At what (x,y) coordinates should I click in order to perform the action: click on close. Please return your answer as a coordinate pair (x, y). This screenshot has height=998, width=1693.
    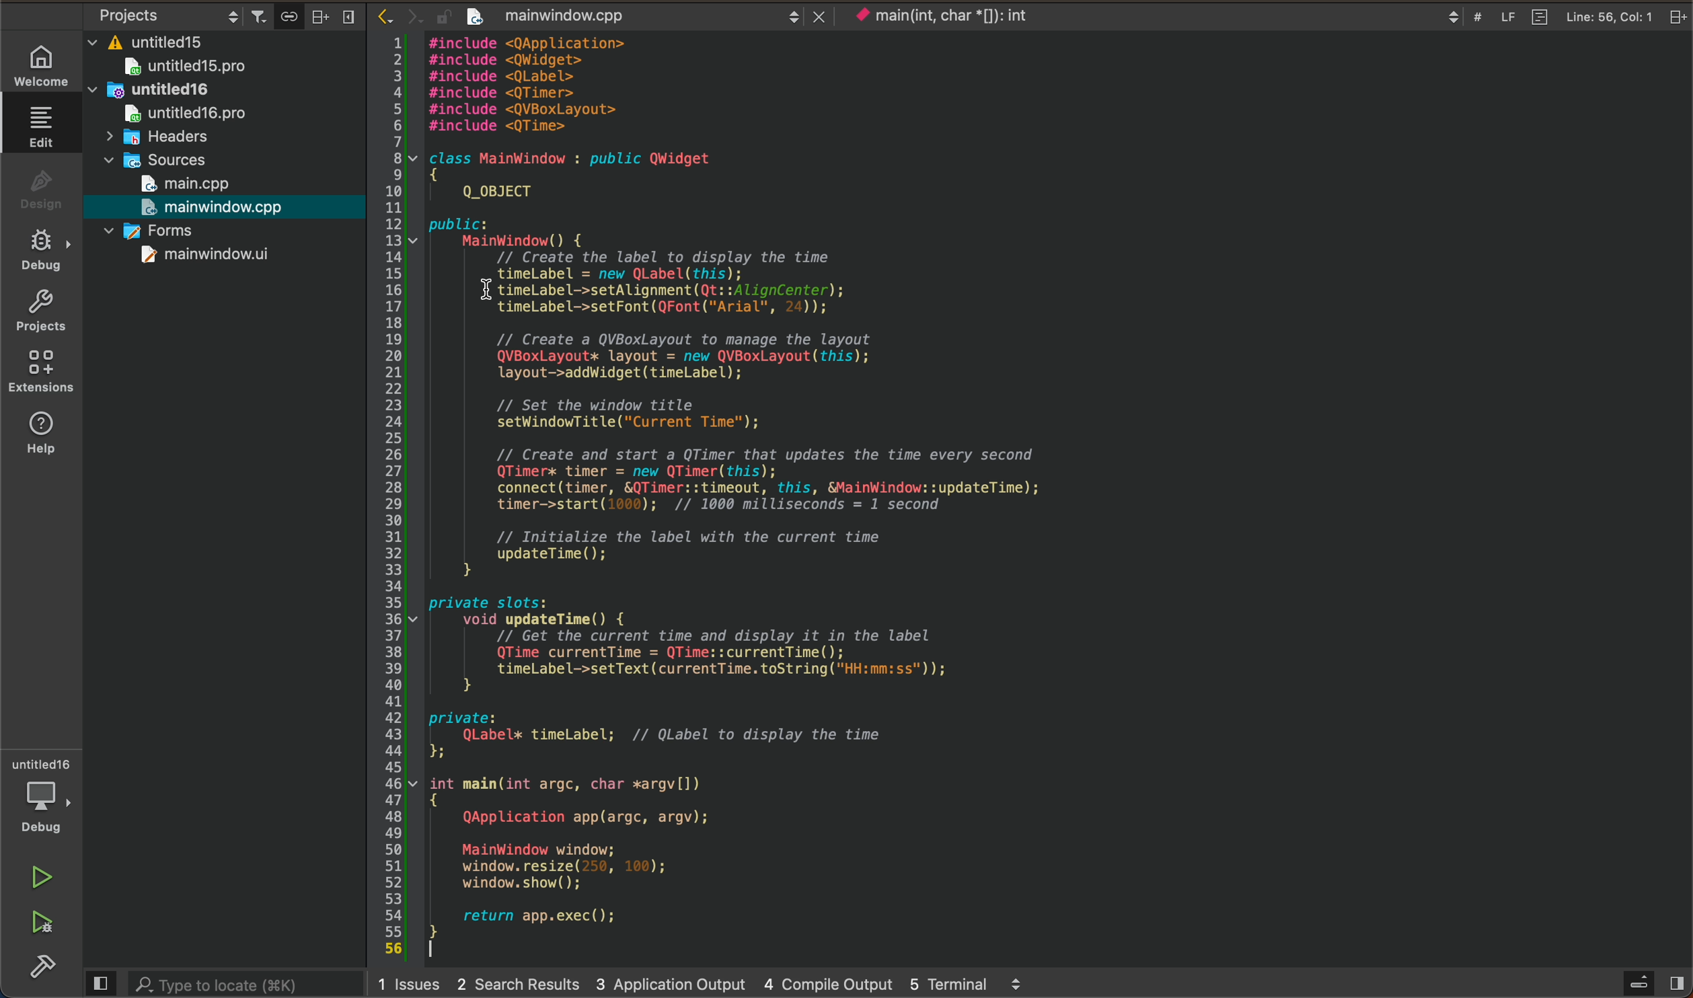
    Looking at the image, I should click on (821, 15).